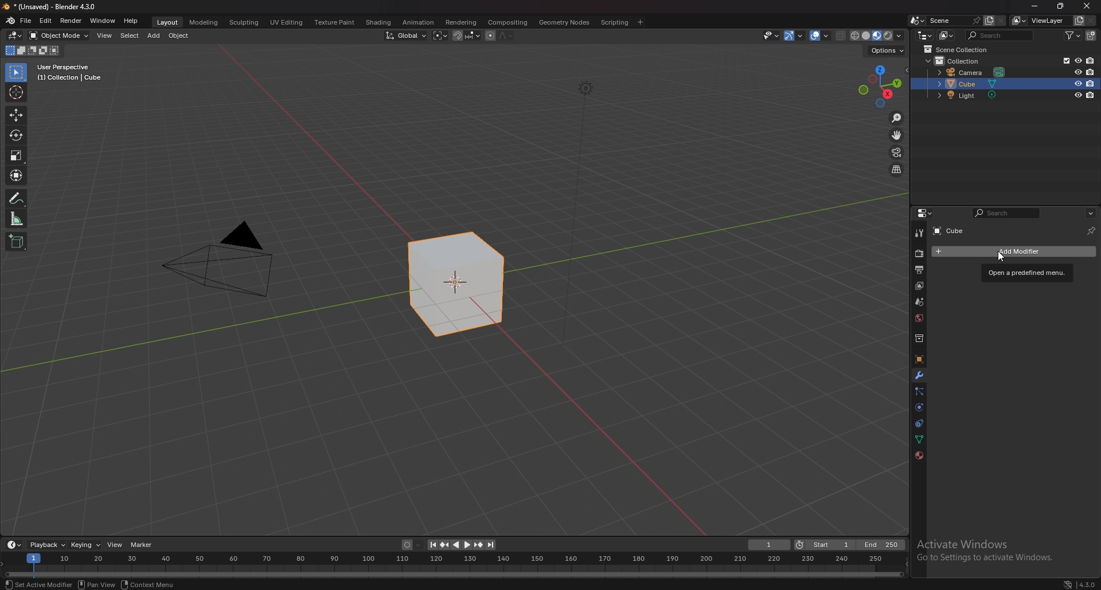 The image size is (1101, 590). What do you see at coordinates (1064, 61) in the screenshot?
I see `exclude from view layer` at bounding box center [1064, 61].